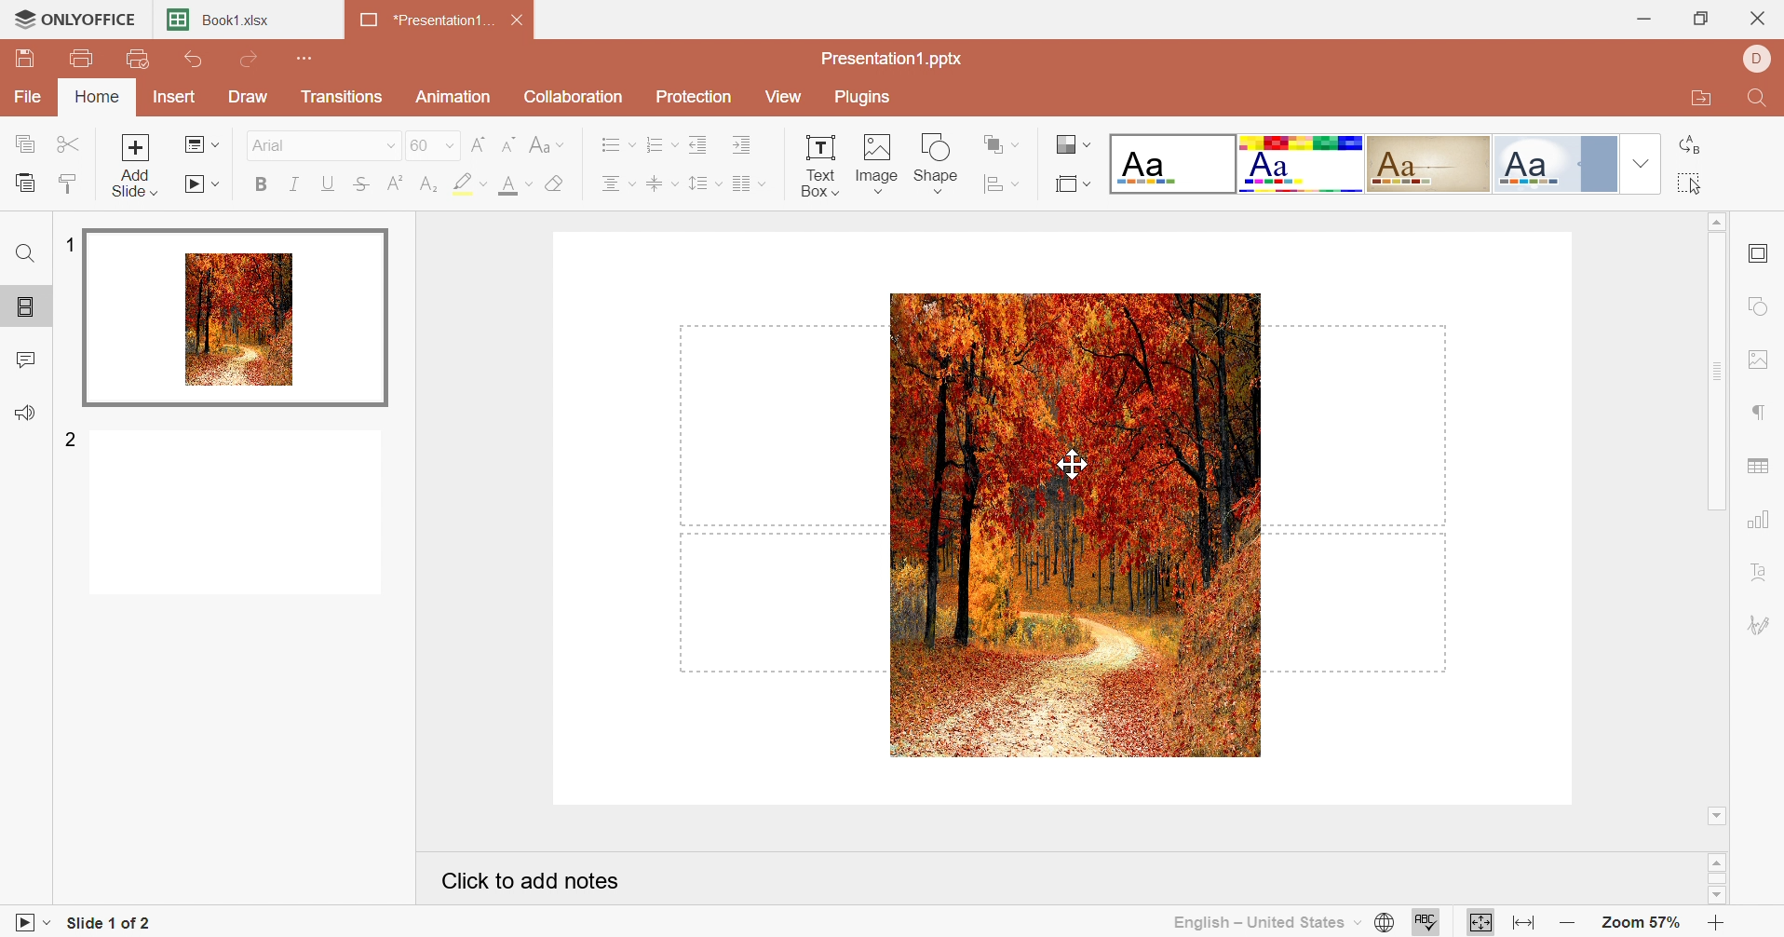 The height and width of the screenshot is (937, 1784). I want to click on Numbering, so click(661, 144).